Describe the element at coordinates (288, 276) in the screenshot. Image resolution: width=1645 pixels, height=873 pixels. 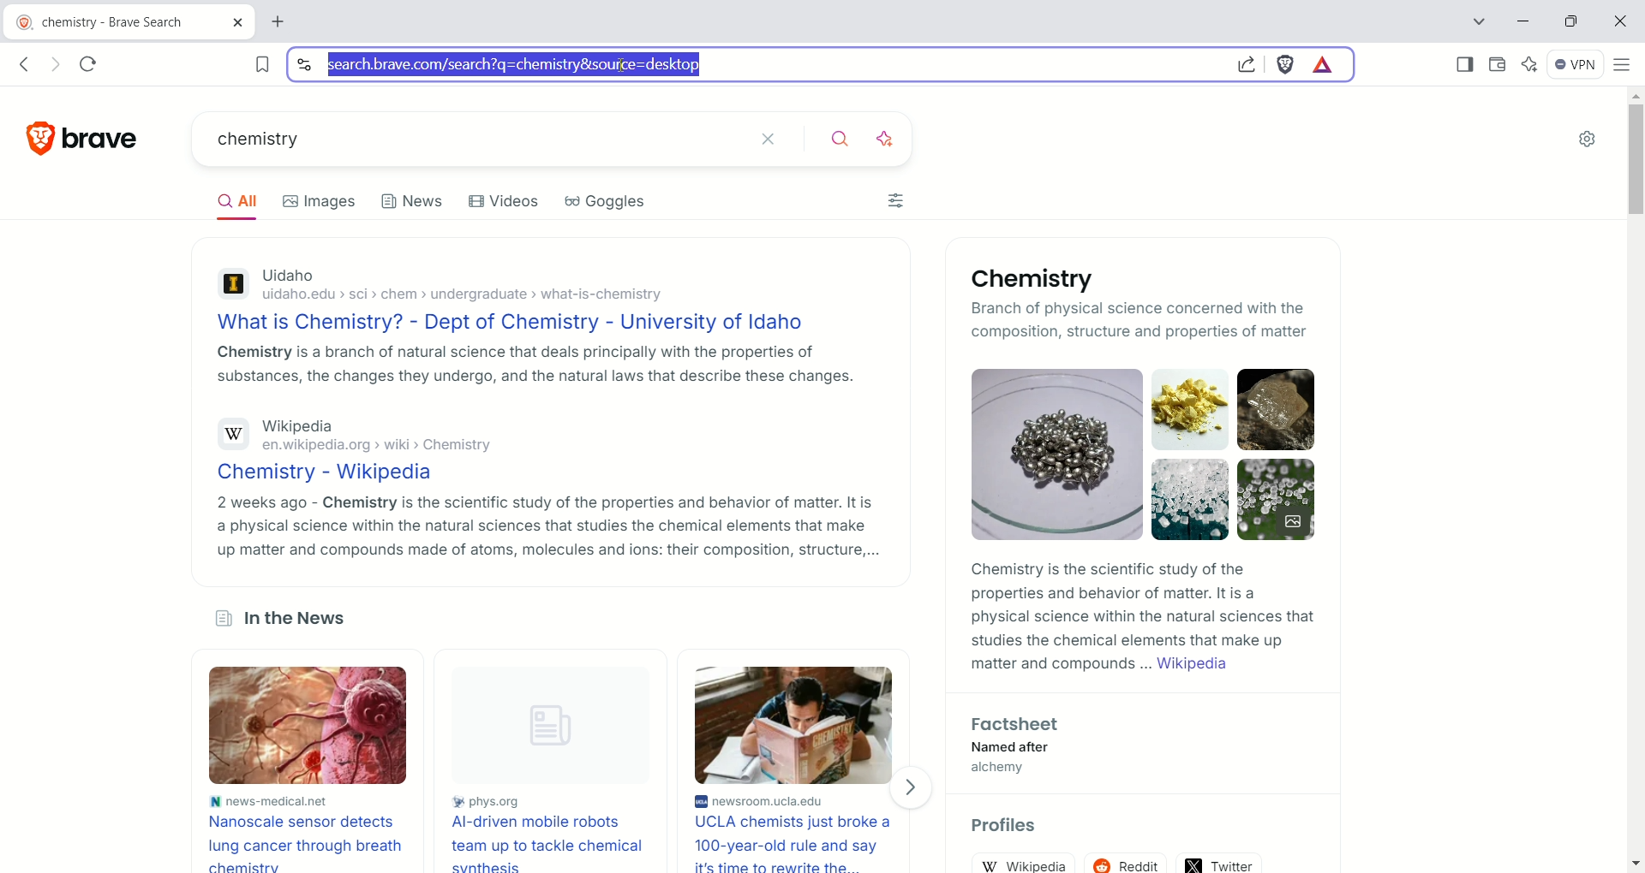
I see `Uidaho` at that location.